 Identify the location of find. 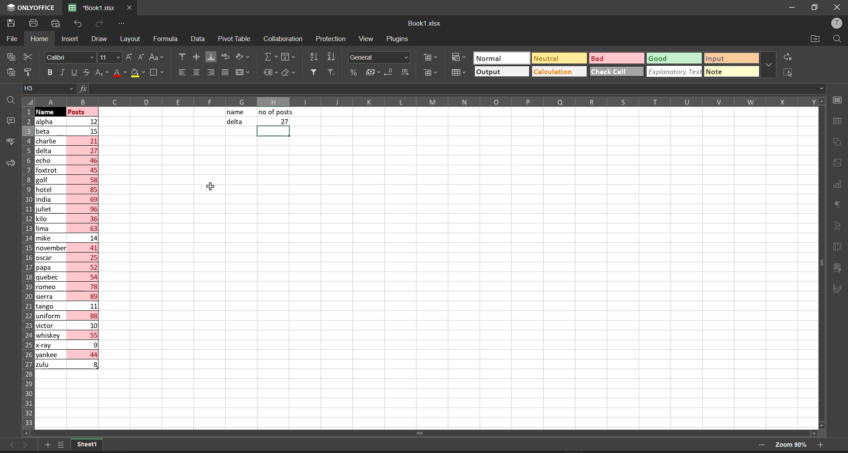
(838, 38).